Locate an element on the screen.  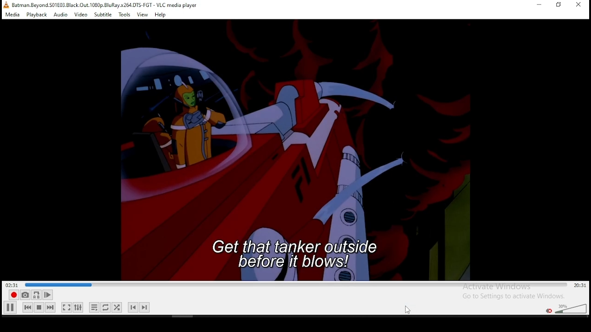
next chapter is located at coordinates (145, 308).